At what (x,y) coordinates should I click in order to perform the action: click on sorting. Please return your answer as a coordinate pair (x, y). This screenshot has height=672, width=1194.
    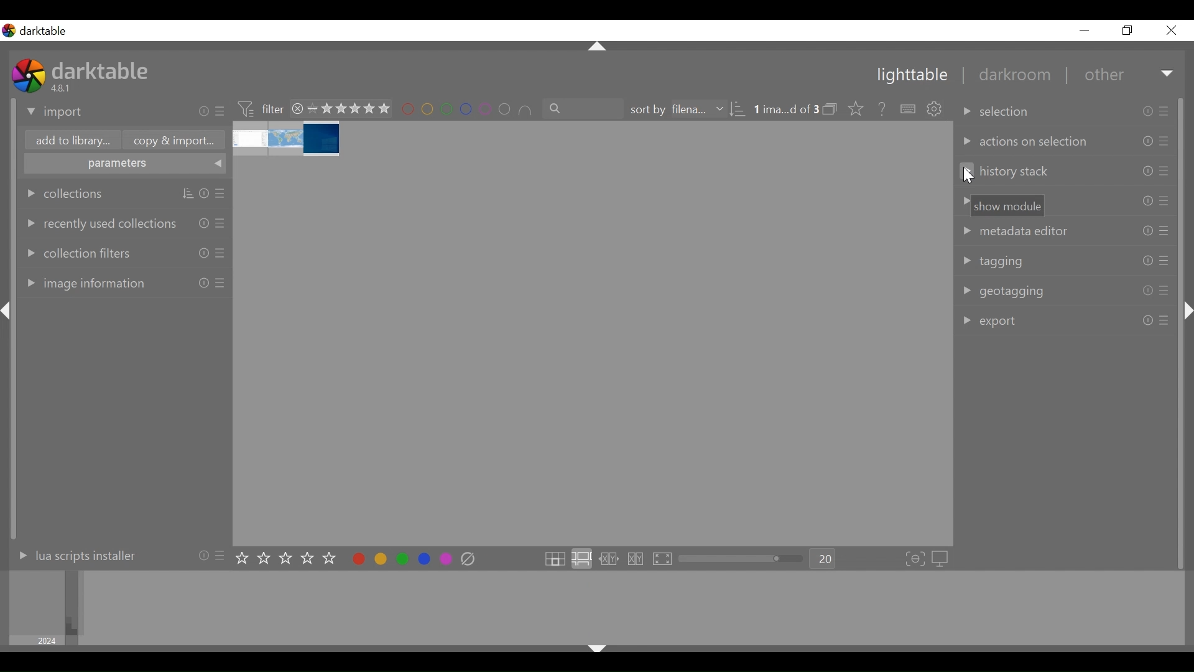
    Looking at the image, I should click on (188, 194).